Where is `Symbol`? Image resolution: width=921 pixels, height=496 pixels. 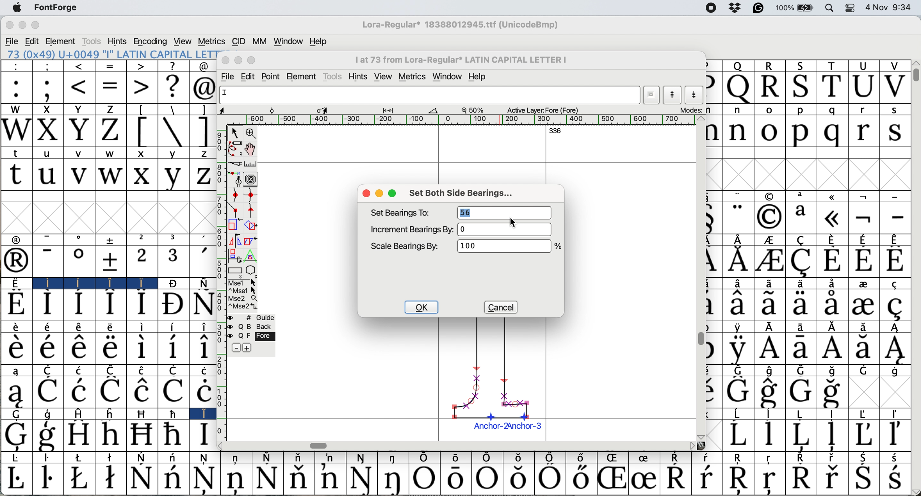 Symbol is located at coordinates (737, 434).